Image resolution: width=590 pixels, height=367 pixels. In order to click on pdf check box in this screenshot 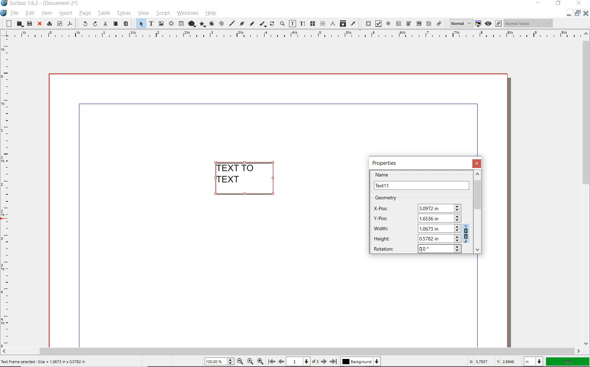, I will do `click(379, 23)`.